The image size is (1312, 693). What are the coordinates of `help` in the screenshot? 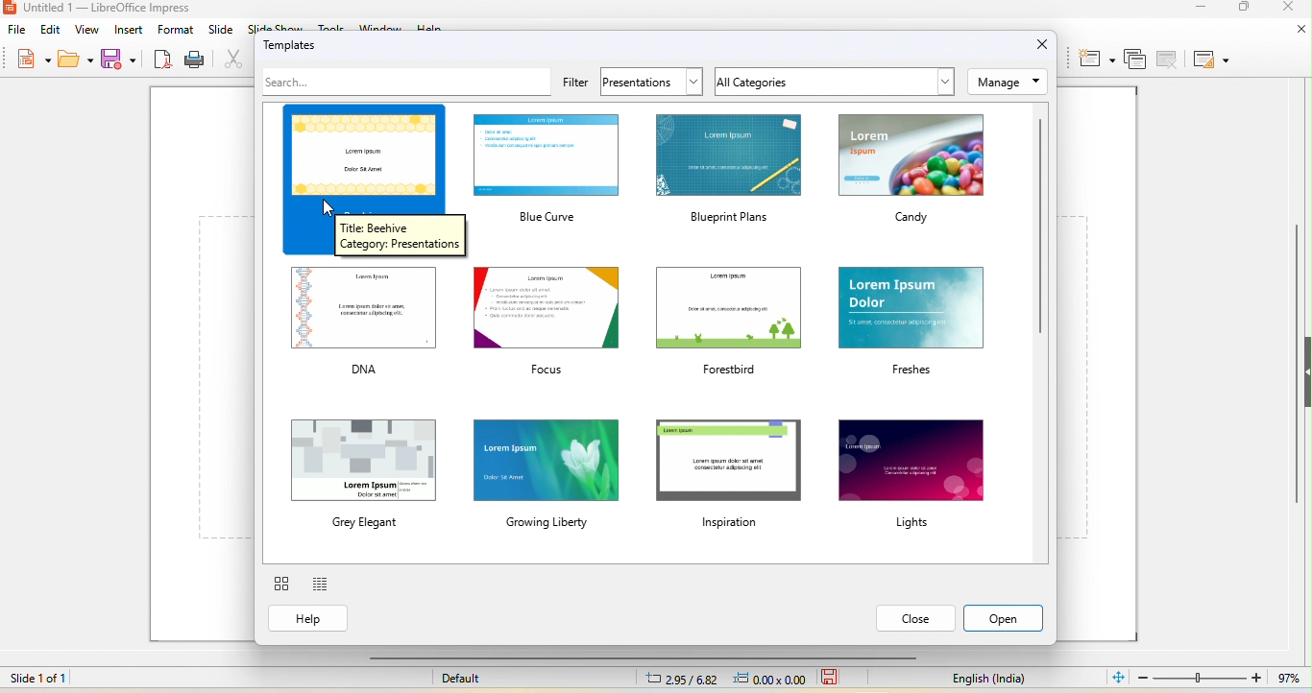 It's located at (308, 618).